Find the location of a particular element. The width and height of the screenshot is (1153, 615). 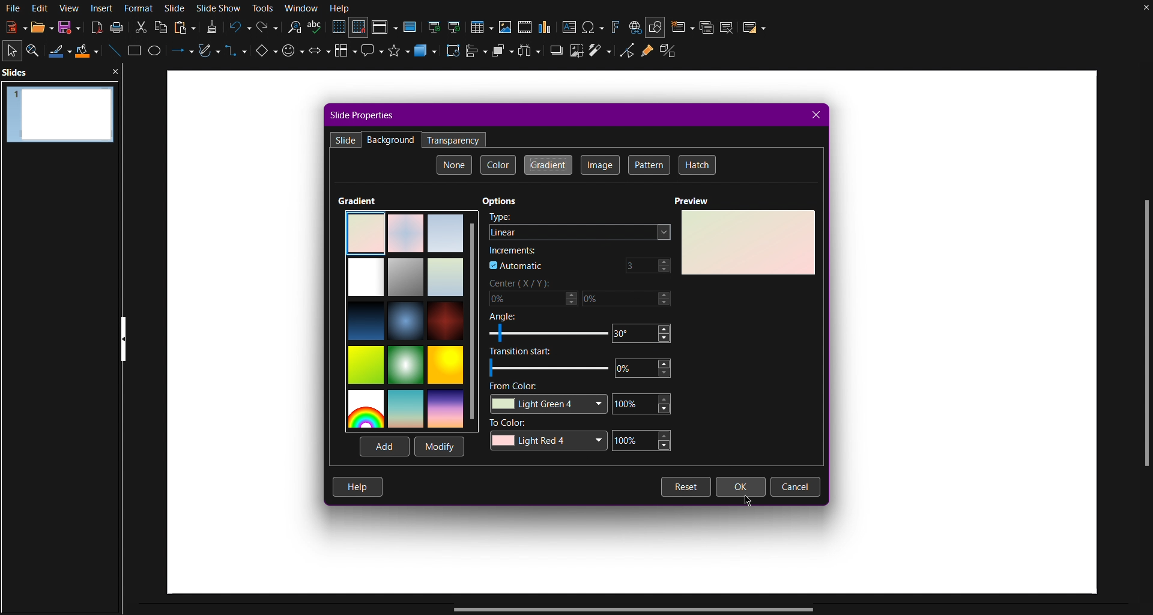

Hatch is located at coordinates (697, 166).